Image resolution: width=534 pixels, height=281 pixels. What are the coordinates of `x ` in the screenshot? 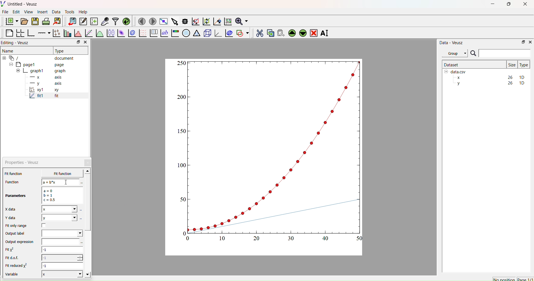 It's located at (59, 209).